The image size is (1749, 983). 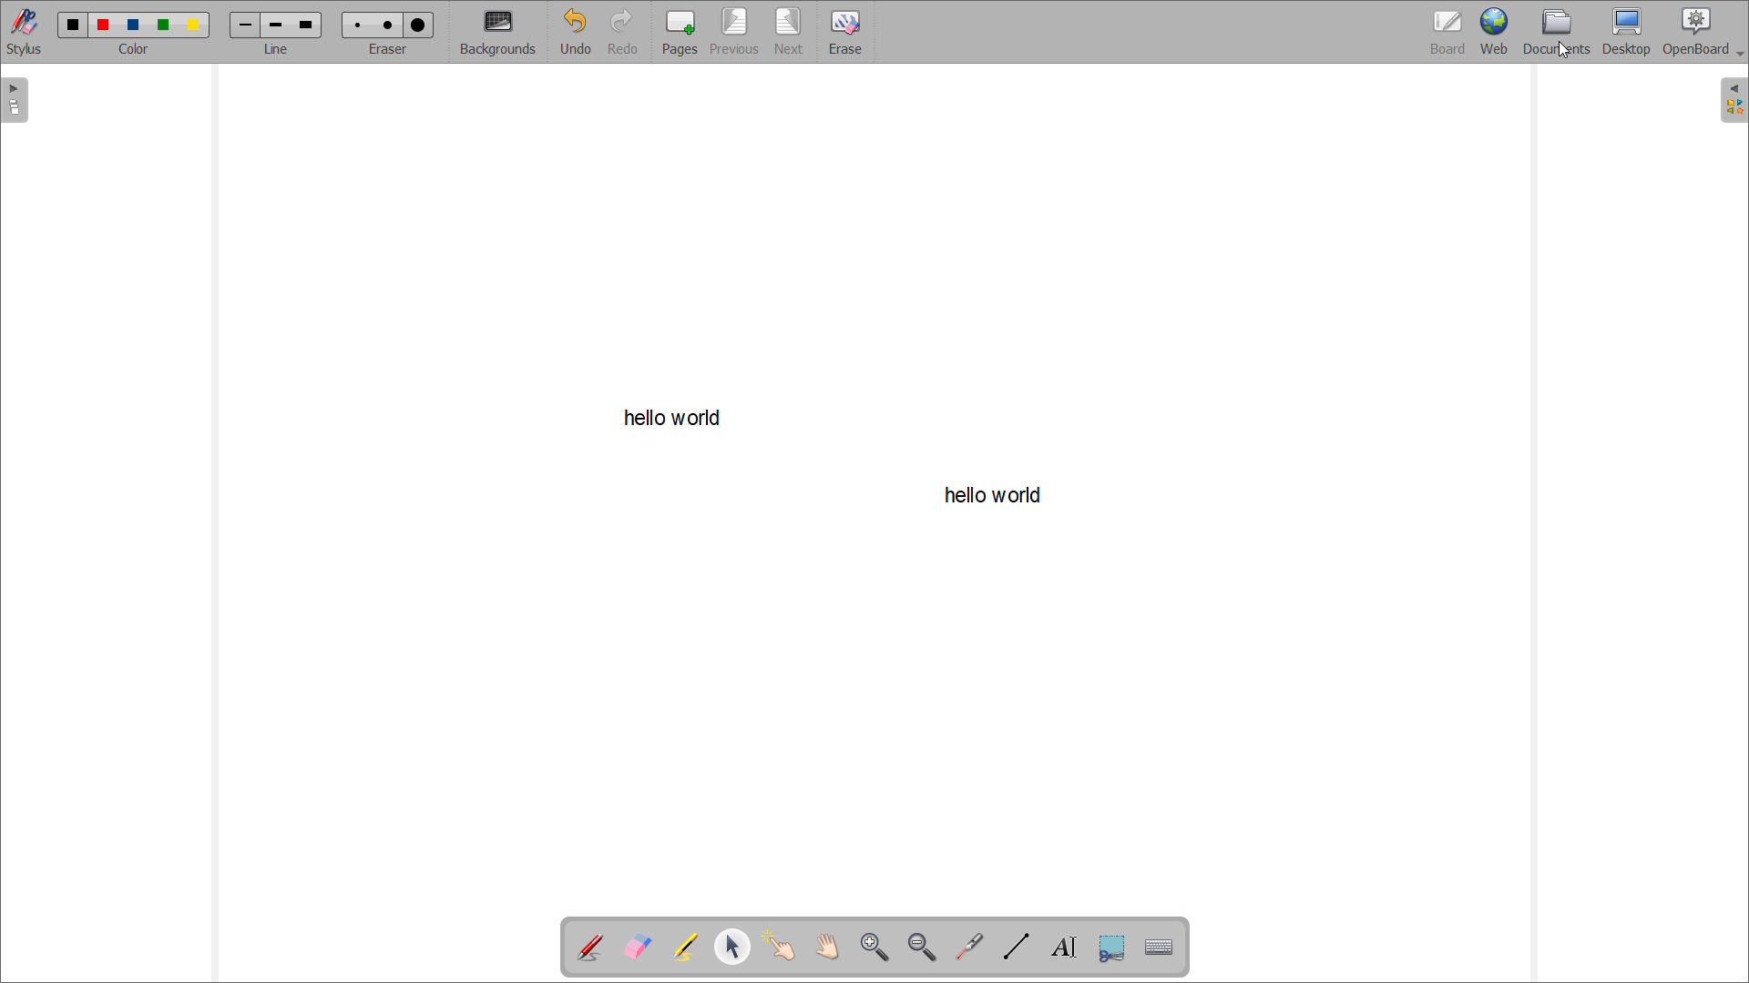 I want to click on add pages, so click(x=679, y=31).